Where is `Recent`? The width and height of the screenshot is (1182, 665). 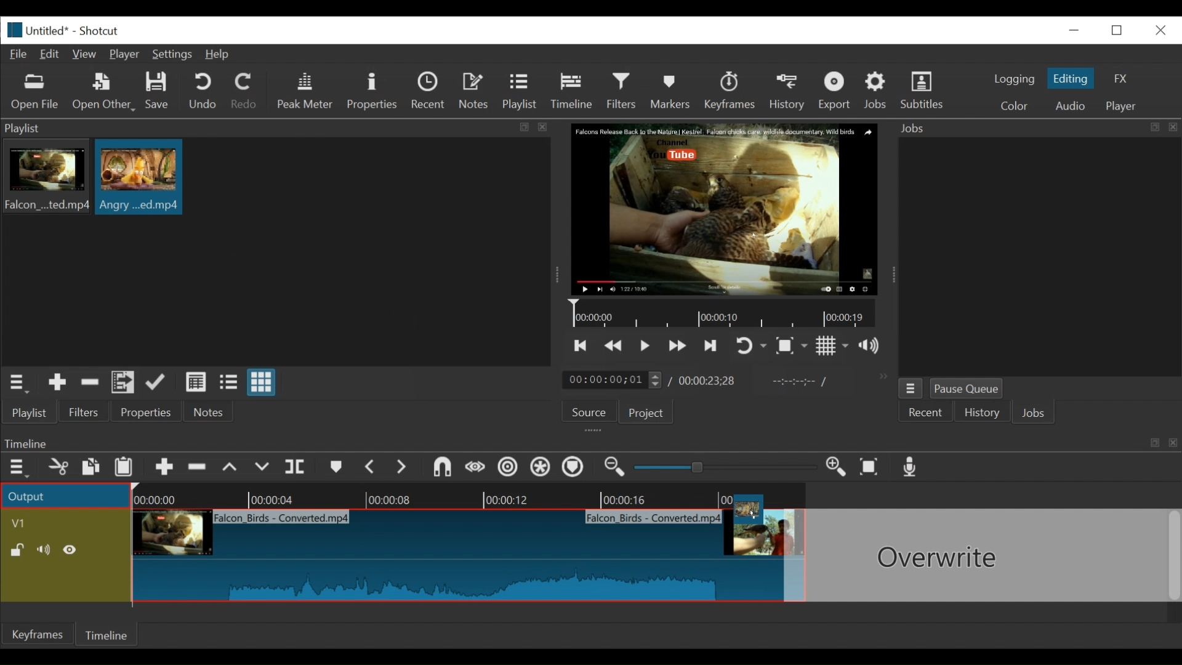
Recent is located at coordinates (431, 92).